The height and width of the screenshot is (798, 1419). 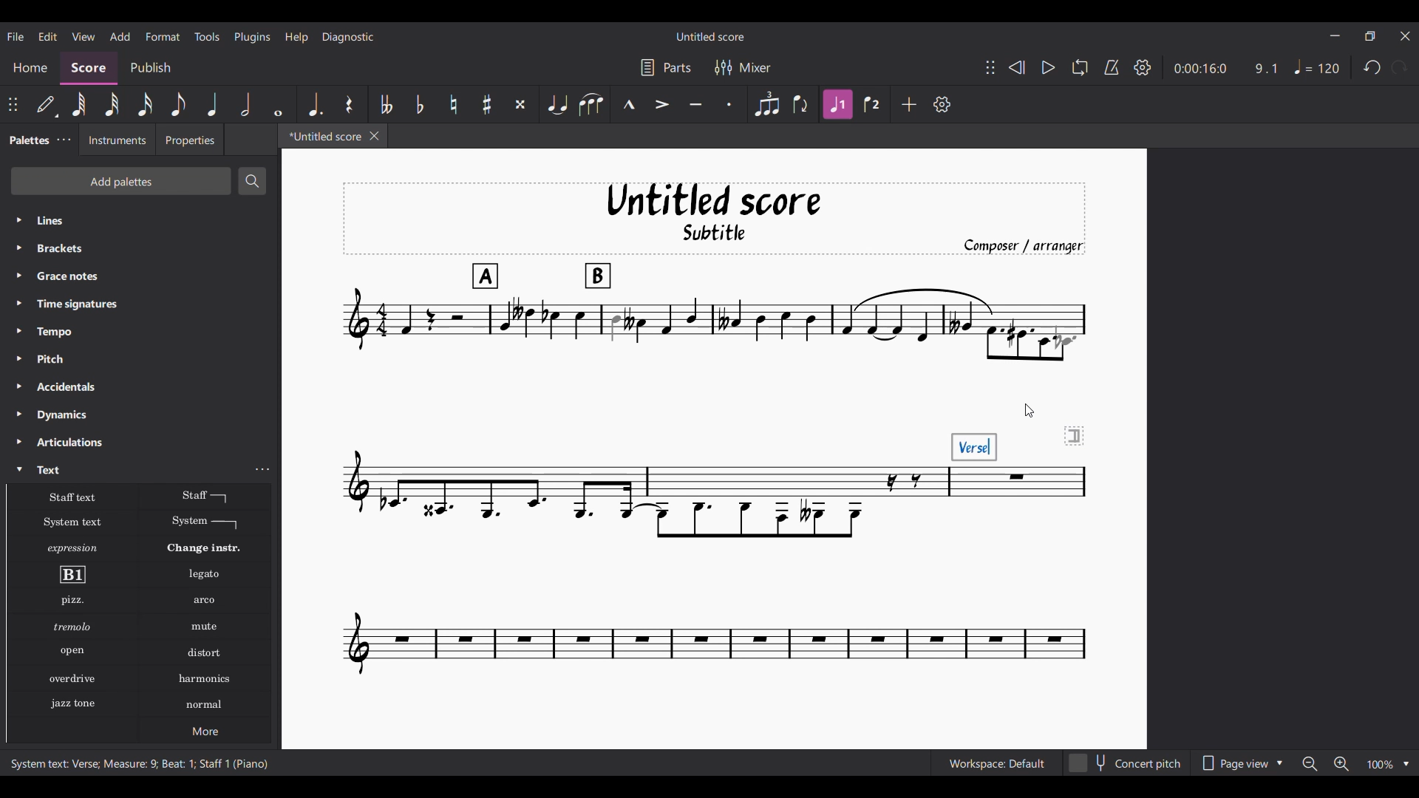 I want to click on Verse, so click(x=975, y=446).